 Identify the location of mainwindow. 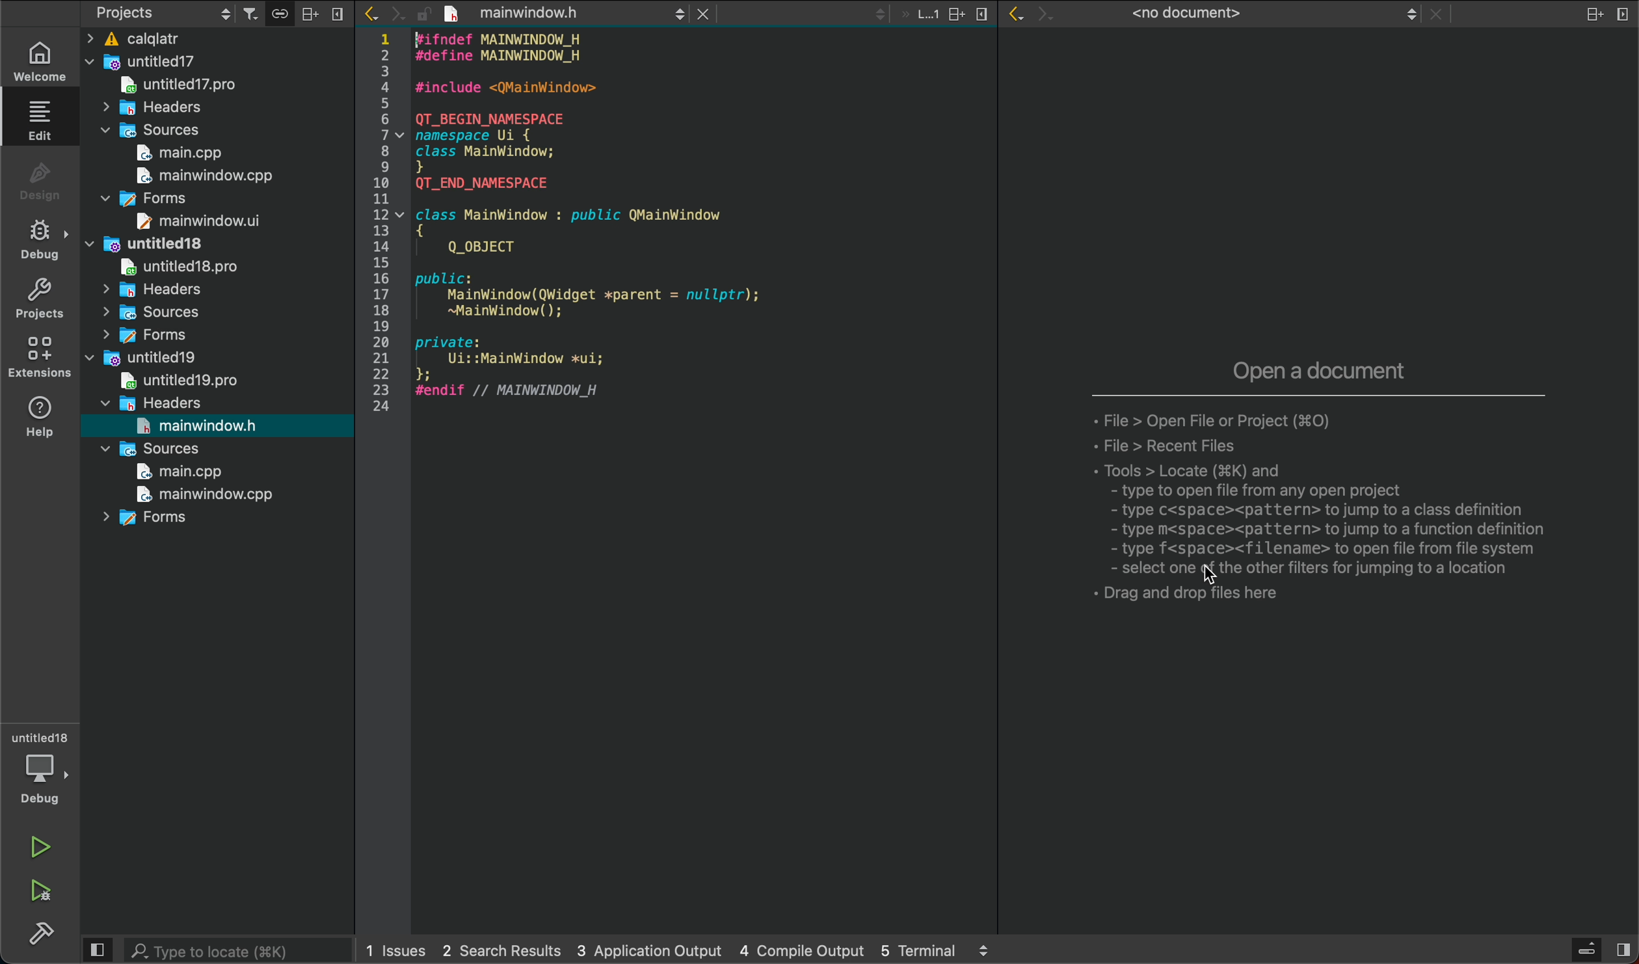
(203, 427).